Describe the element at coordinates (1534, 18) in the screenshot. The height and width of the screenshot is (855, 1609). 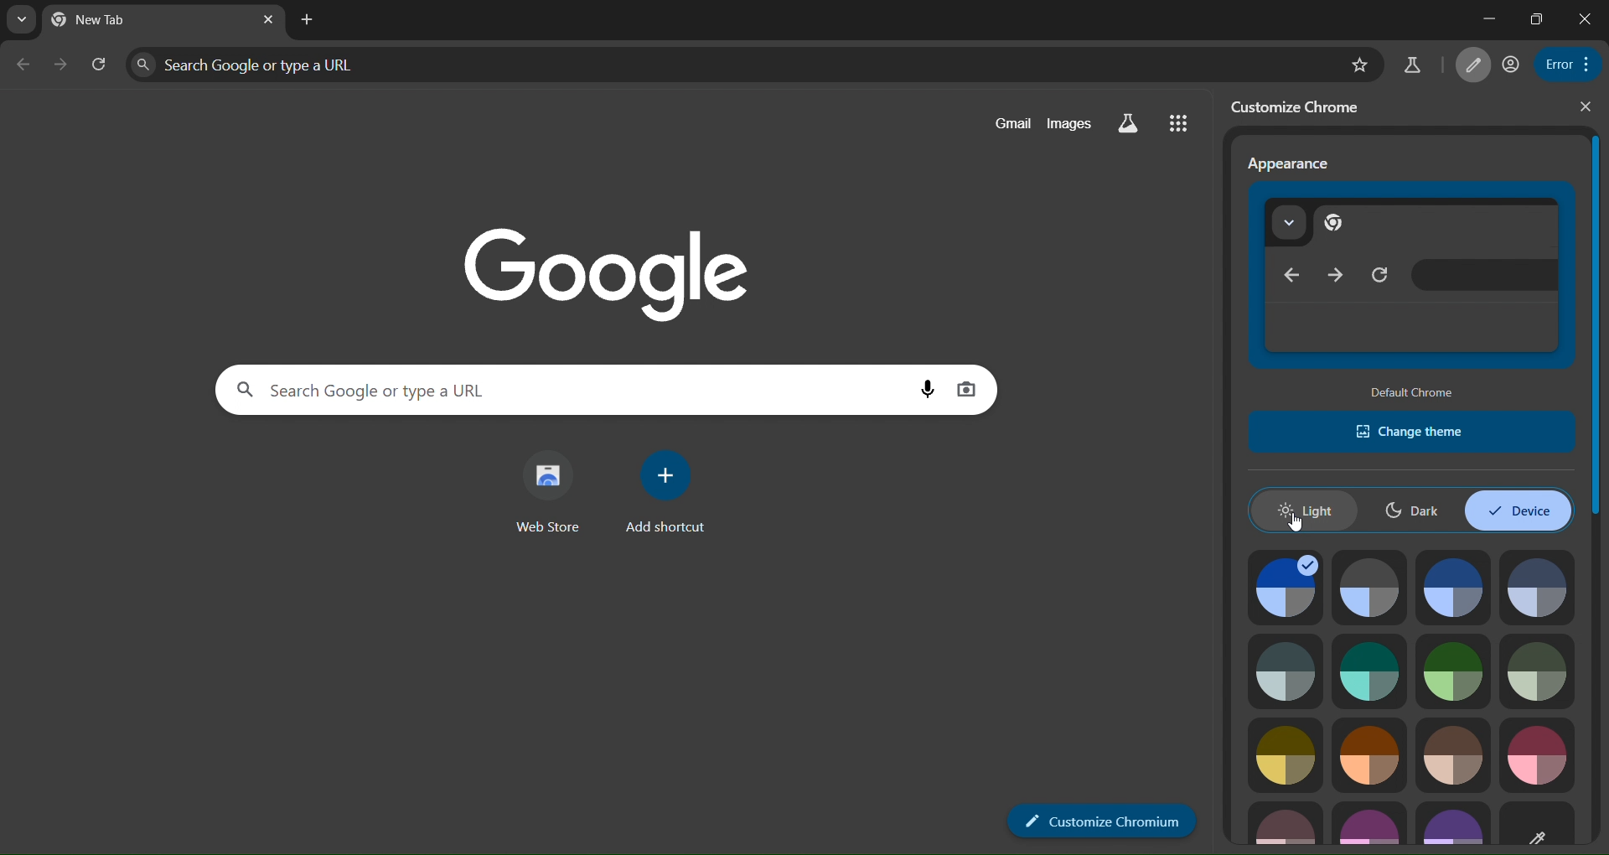
I see `restore down` at that location.